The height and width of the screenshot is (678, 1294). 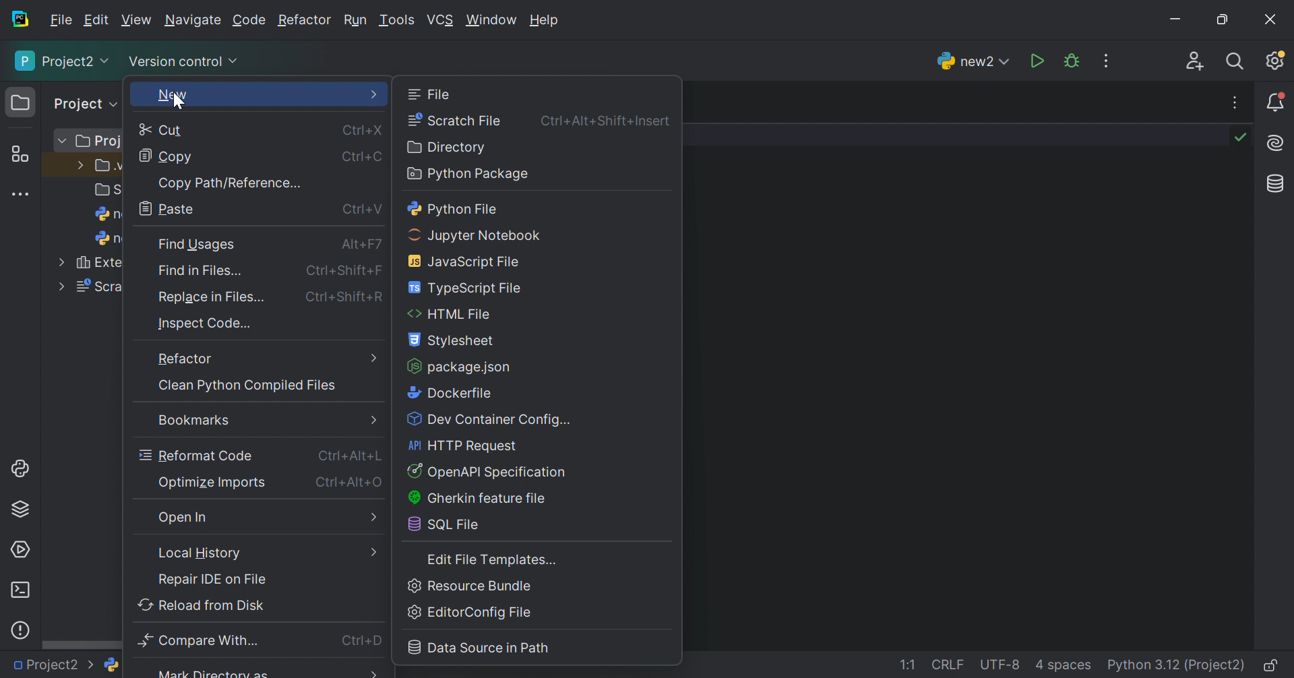 I want to click on More, so click(x=373, y=520).